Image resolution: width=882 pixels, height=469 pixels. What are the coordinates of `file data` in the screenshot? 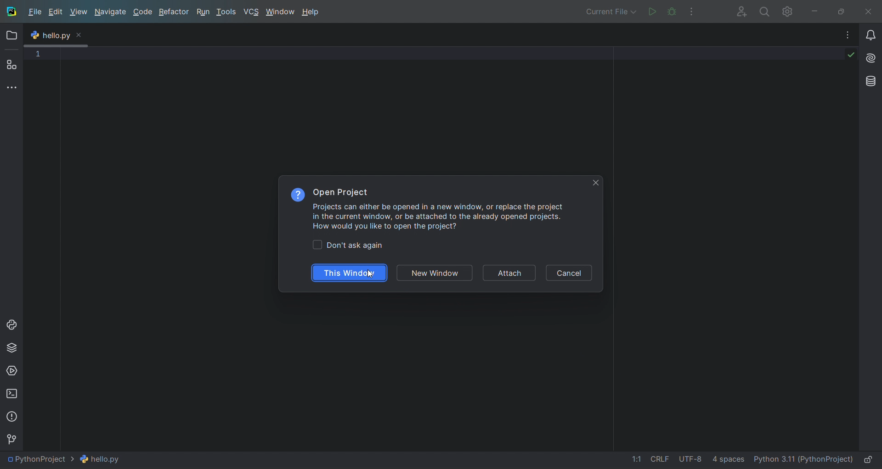 It's located at (680, 461).